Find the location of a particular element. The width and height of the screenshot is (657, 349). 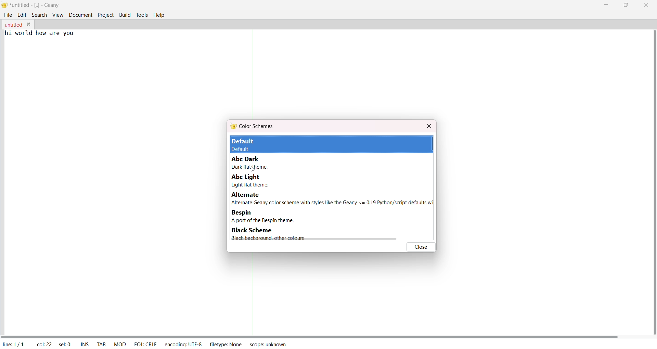

tab name is located at coordinates (13, 24).